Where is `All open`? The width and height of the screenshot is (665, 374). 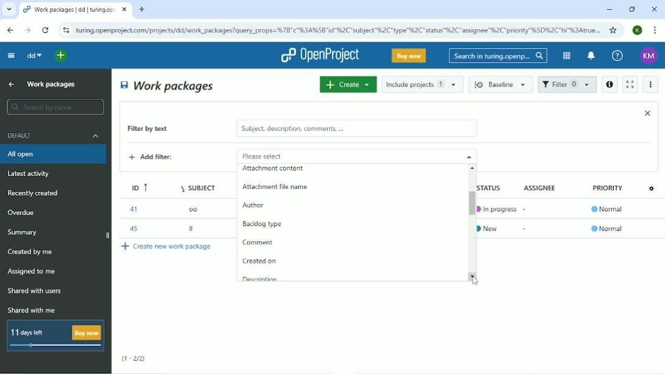
All open is located at coordinates (55, 154).